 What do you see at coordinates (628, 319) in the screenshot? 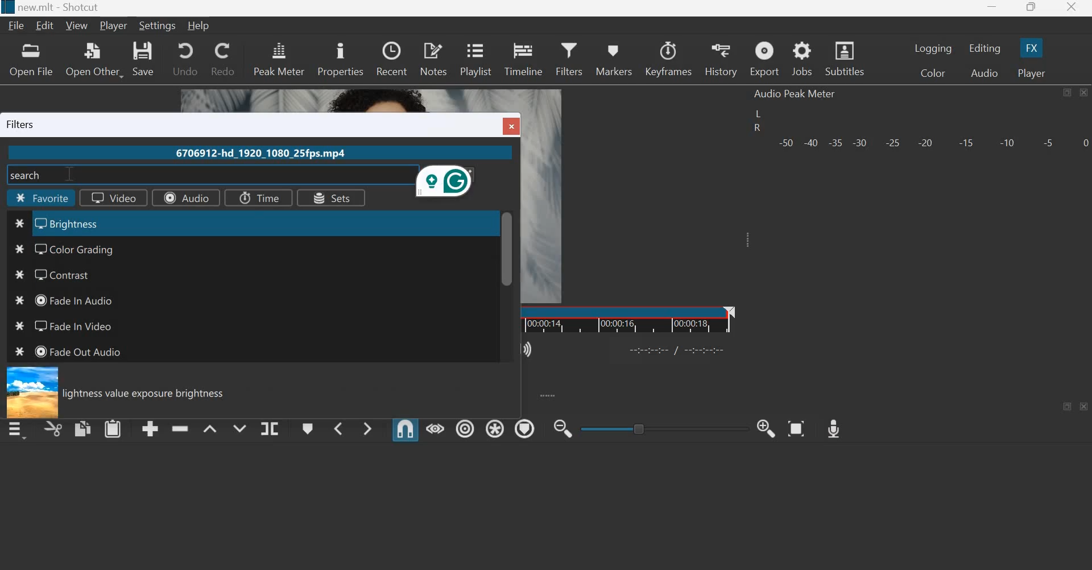
I see `Timeline ruler` at bounding box center [628, 319].